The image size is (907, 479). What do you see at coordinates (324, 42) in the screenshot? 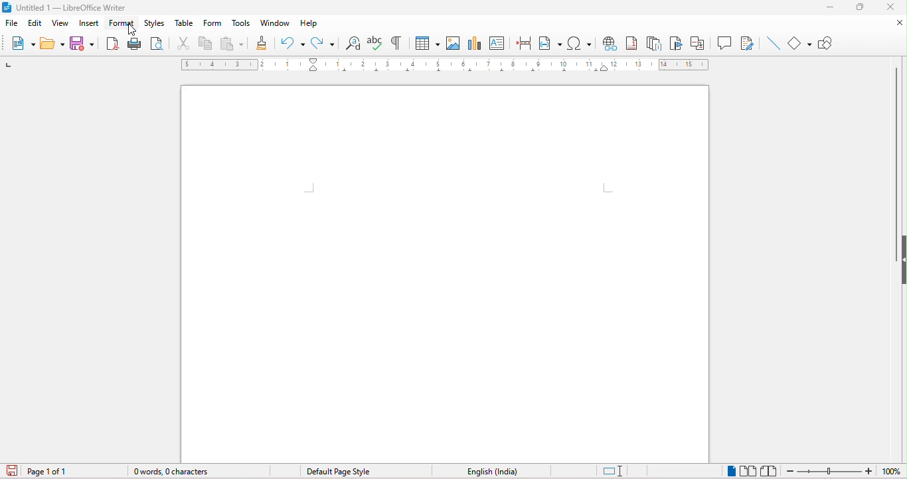
I see `redo` at bounding box center [324, 42].